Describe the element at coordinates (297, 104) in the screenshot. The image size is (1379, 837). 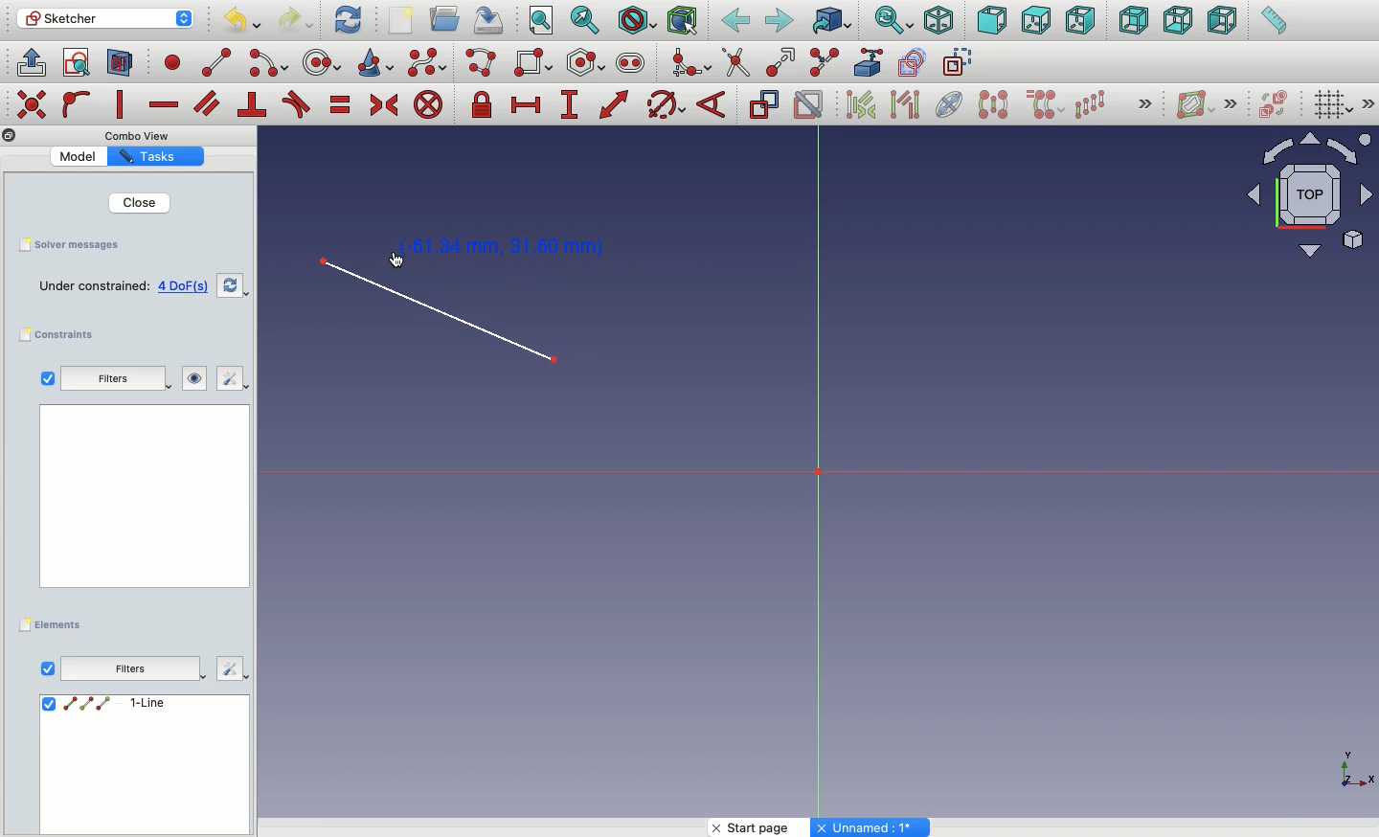
I see `Constrain tangent` at that location.